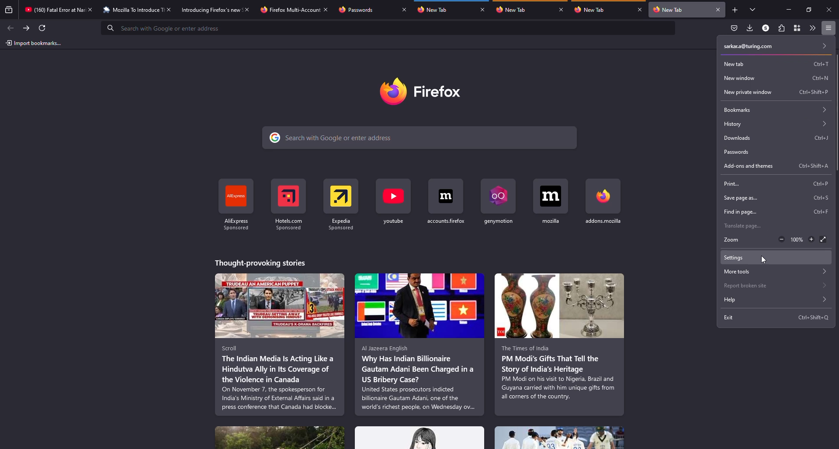 This screenshot has height=449, width=839. What do you see at coordinates (498, 203) in the screenshot?
I see `shortcut` at bounding box center [498, 203].